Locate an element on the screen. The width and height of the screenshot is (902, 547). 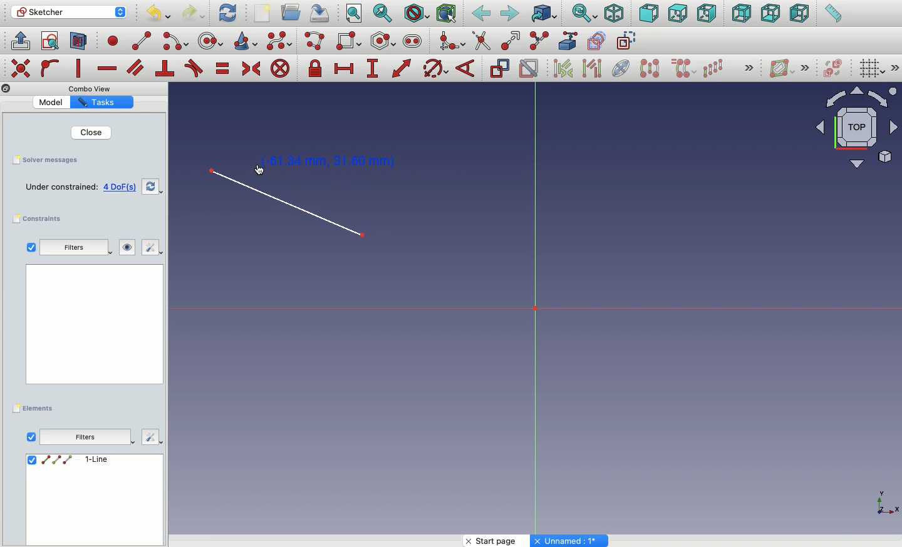
Map sketch to face is located at coordinates (79, 41).